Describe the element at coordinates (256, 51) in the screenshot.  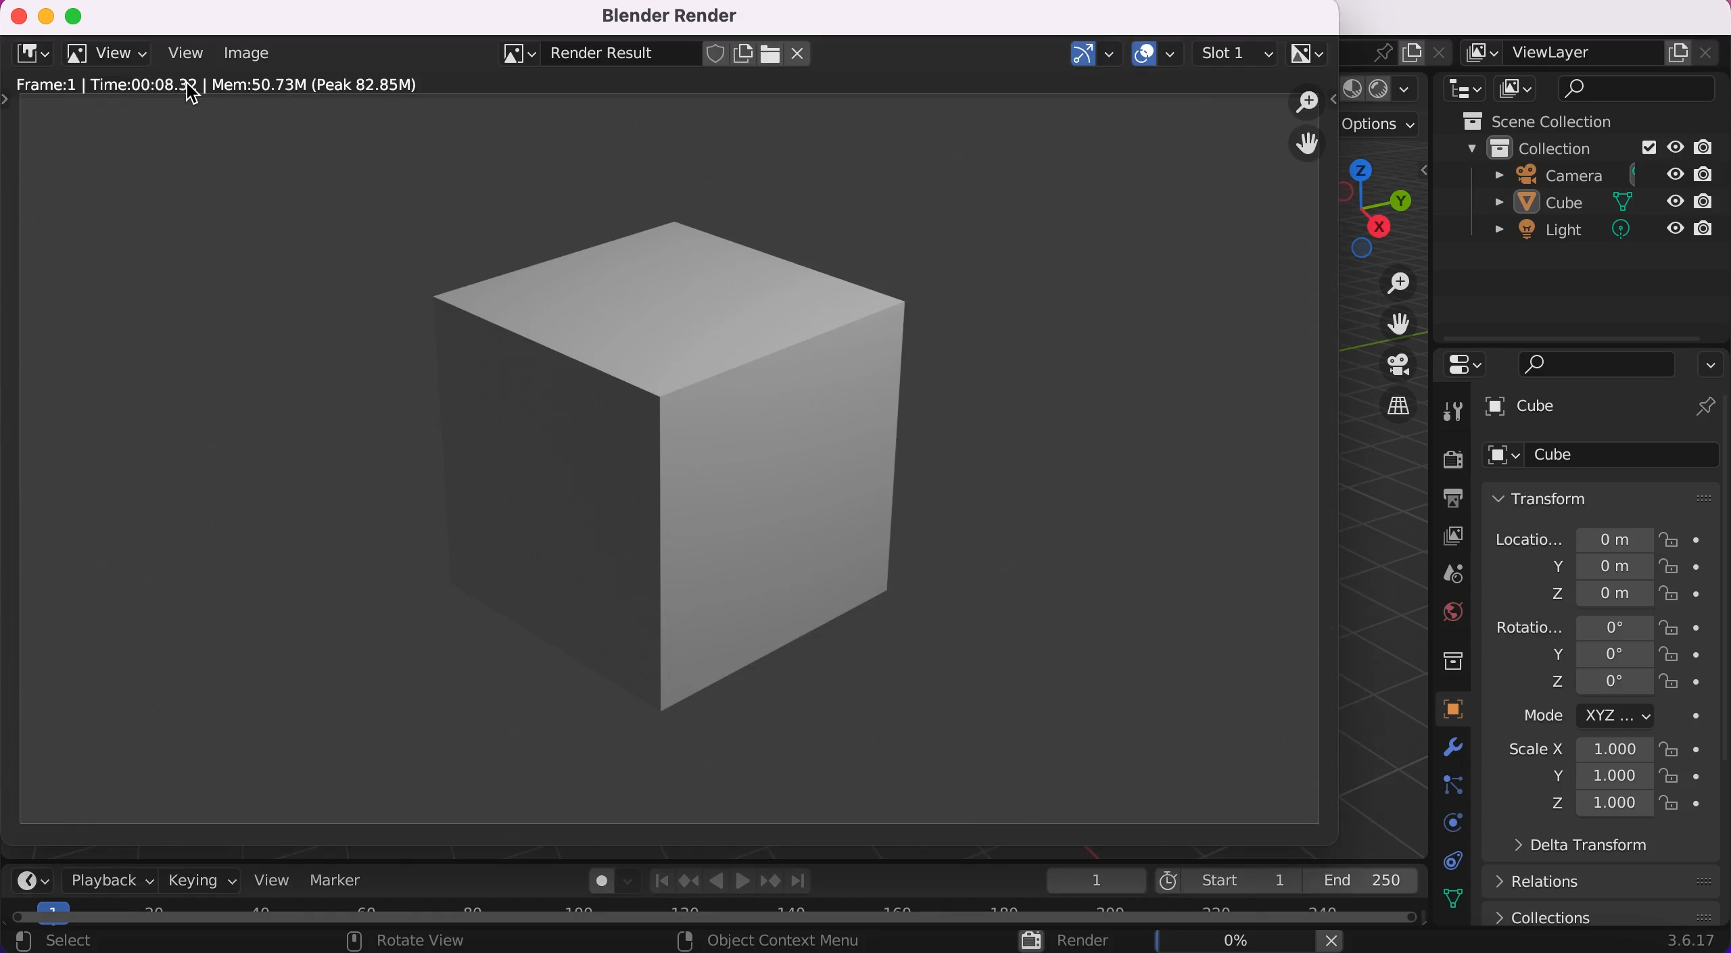
I see `image` at that location.